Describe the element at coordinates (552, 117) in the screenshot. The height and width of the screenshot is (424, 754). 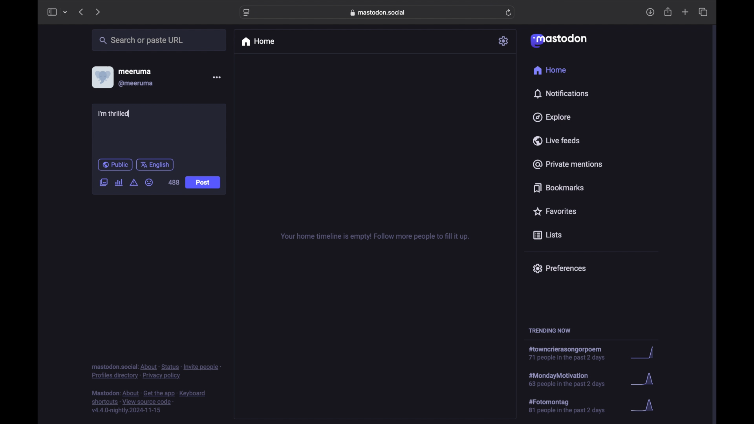
I see `explore` at that location.